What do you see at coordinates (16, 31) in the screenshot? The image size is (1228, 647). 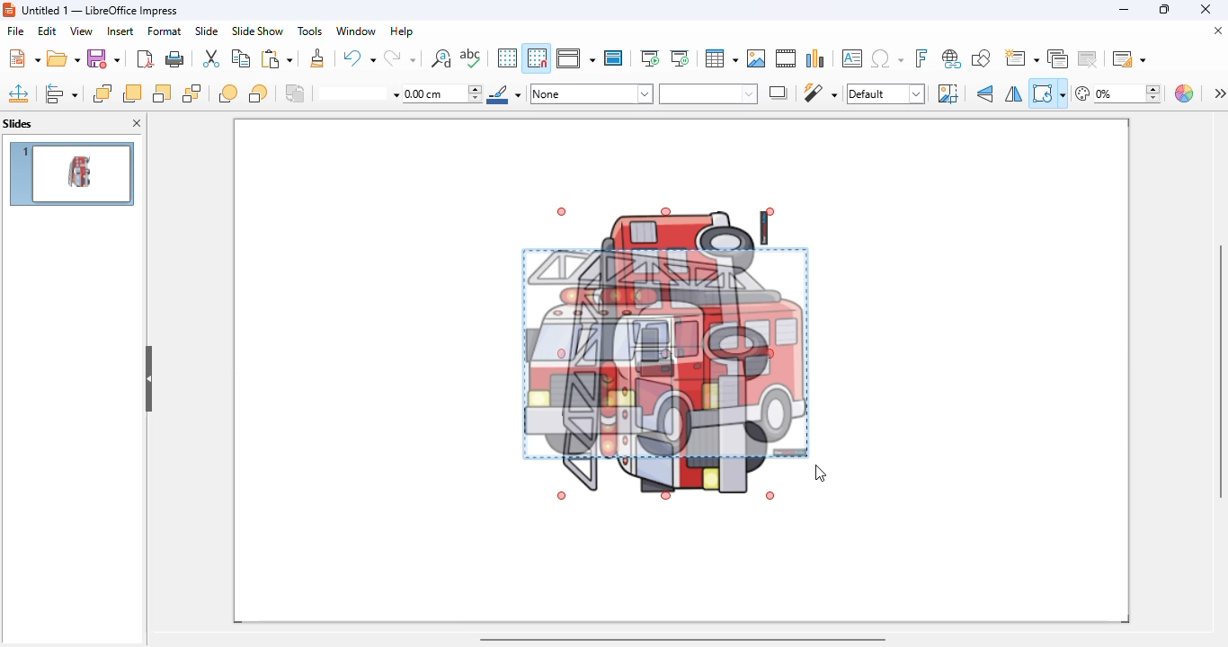 I see `file` at bounding box center [16, 31].